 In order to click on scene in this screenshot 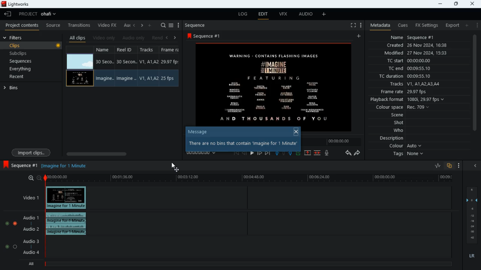, I will do `click(393, 115)`.